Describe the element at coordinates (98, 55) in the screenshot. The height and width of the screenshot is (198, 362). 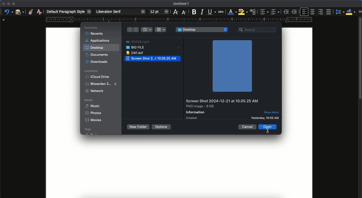
I see `documents` at that location.